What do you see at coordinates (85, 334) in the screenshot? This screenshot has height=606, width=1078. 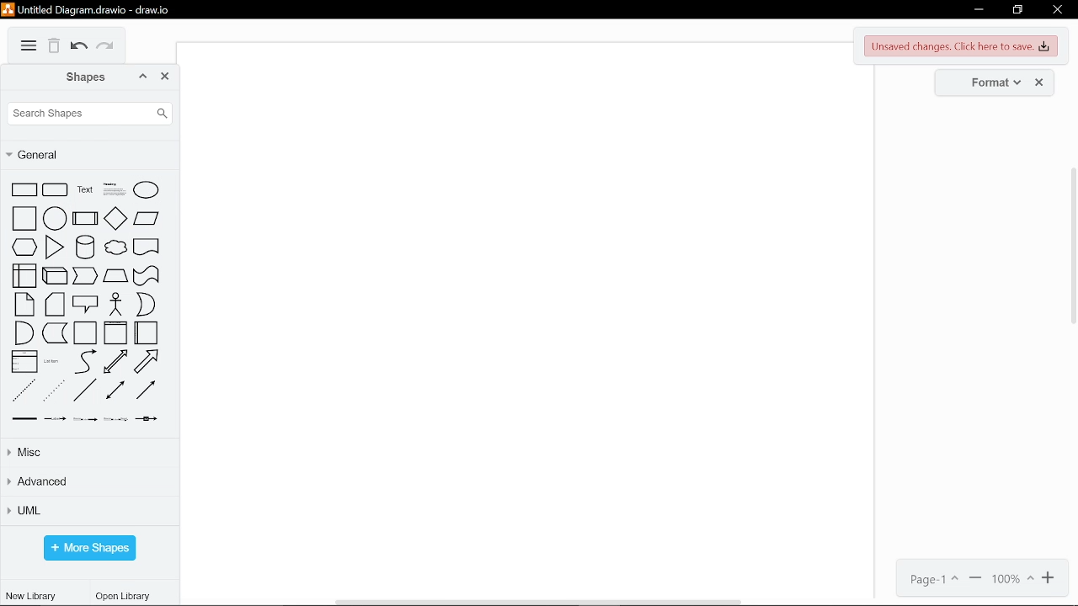 I see `container` at bounding box center [85, 334].